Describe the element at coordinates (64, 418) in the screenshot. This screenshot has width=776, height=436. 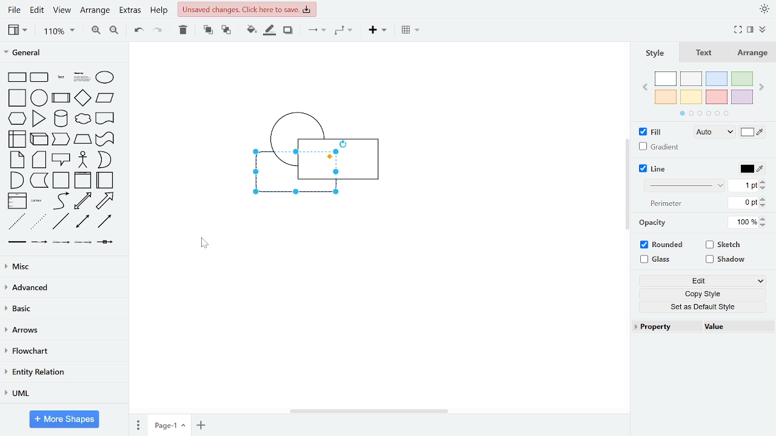
I see `More shapes` at that location.